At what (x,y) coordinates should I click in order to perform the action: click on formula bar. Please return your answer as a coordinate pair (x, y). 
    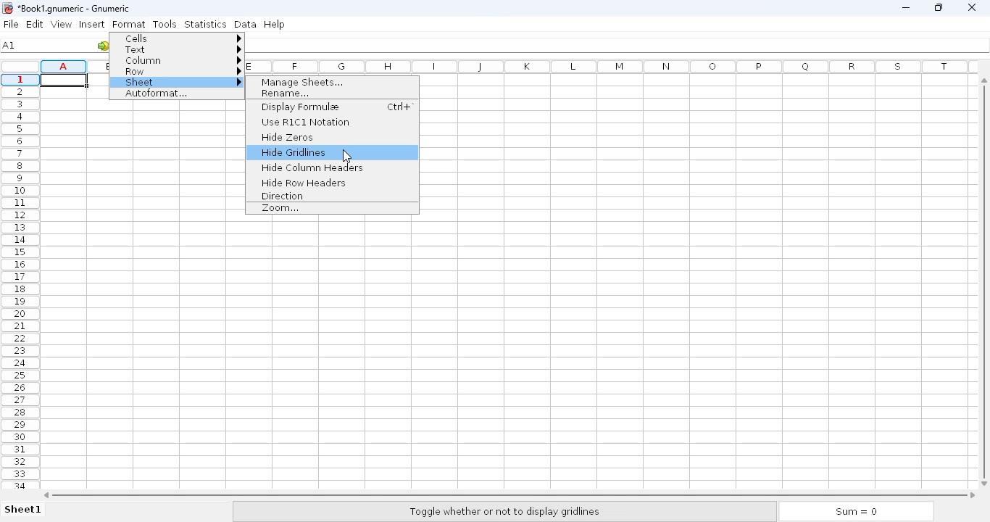
    Looking at the image, I should click on (619, 47).